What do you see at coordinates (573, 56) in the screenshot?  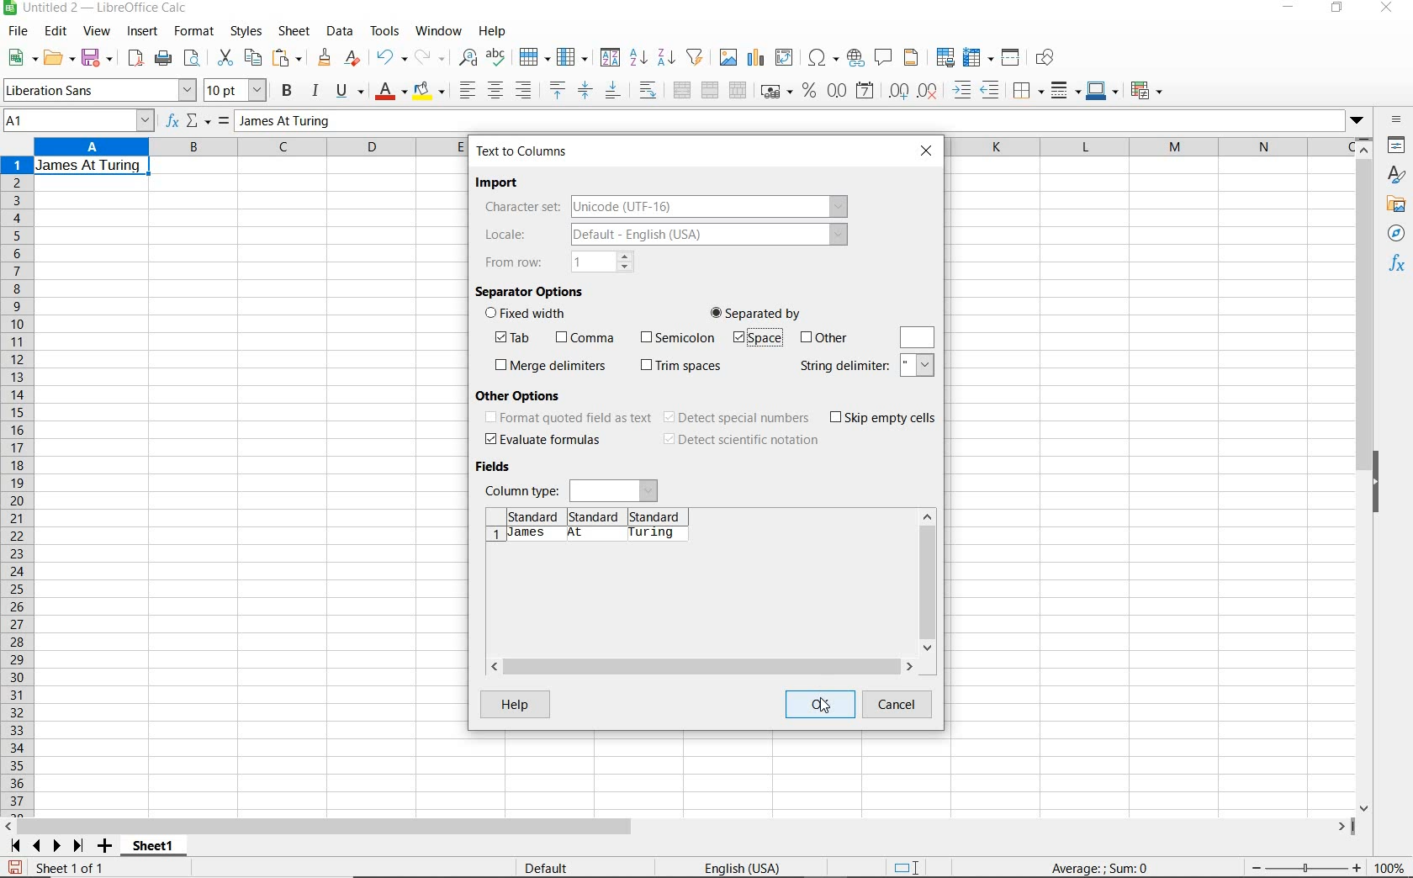 I see `column` at bounding box center [573, 56].